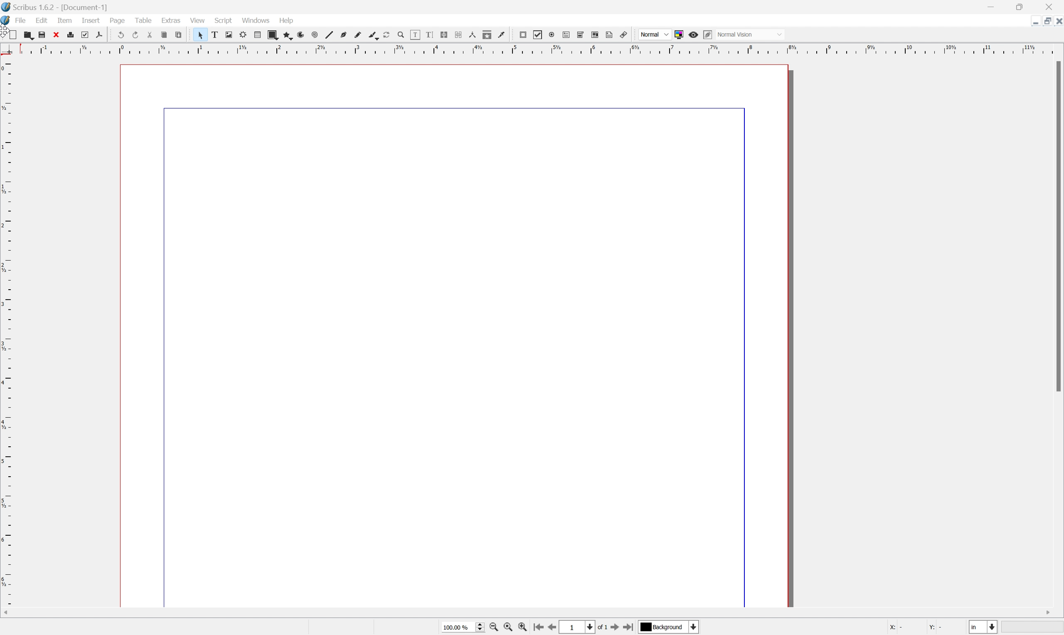  Describe the element at coordinates (85, 35) in the screenshot. I see `preflight verifier` at that location.